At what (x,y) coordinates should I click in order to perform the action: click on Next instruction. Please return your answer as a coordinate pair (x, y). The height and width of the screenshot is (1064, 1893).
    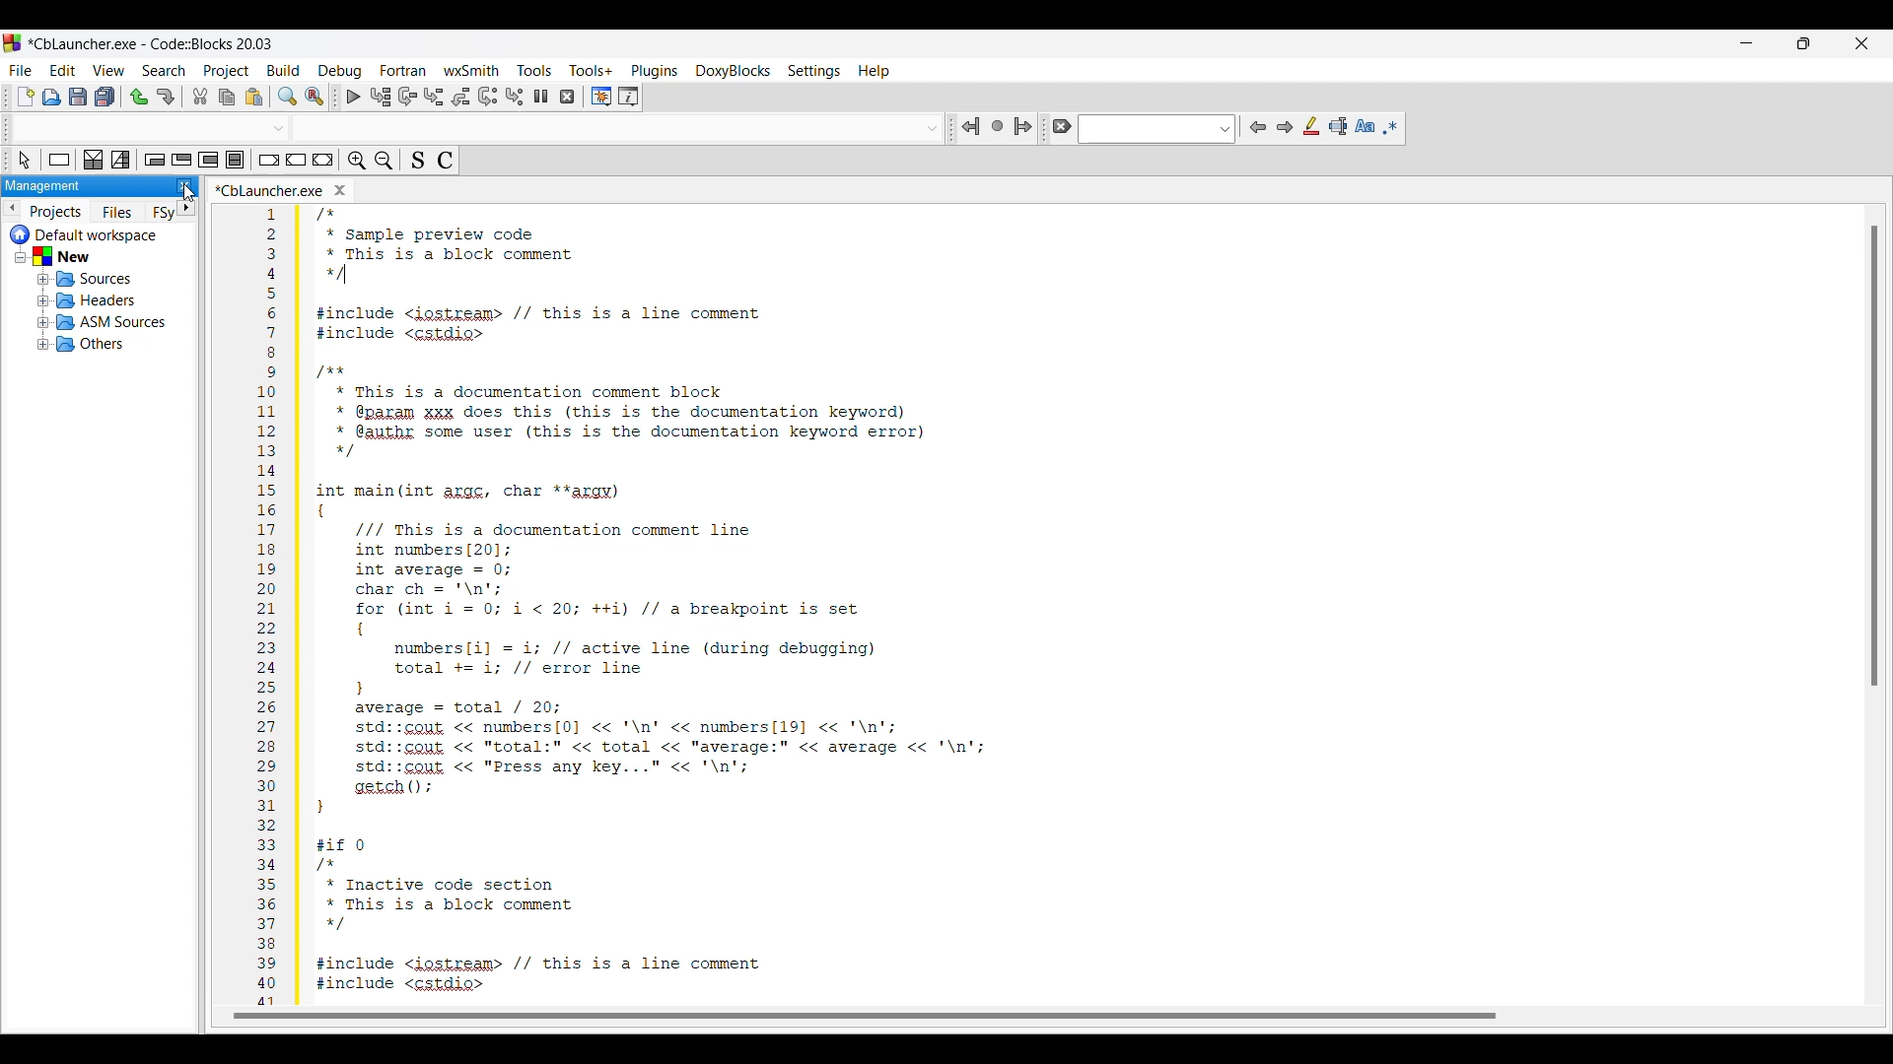
    Looking at the image, I should click on (488, 97).